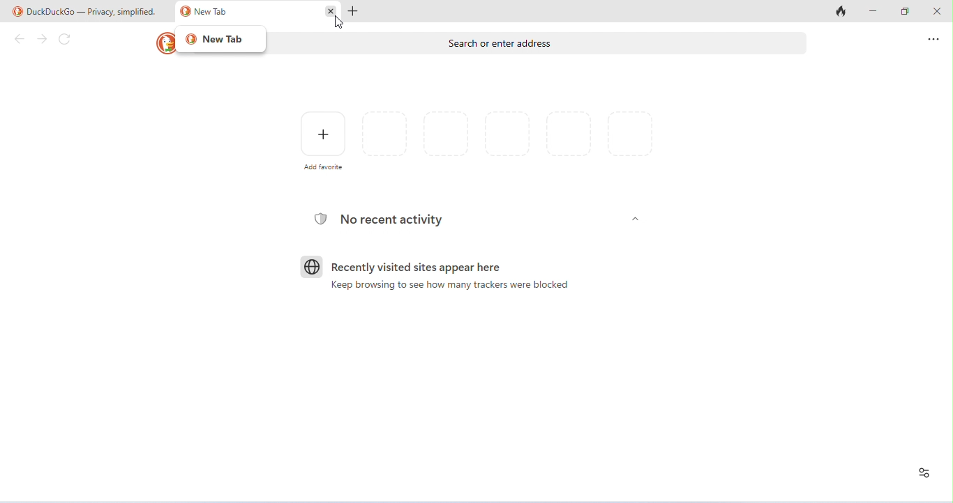  I want to click on favorites and recently visited pages, so click(386, 133).